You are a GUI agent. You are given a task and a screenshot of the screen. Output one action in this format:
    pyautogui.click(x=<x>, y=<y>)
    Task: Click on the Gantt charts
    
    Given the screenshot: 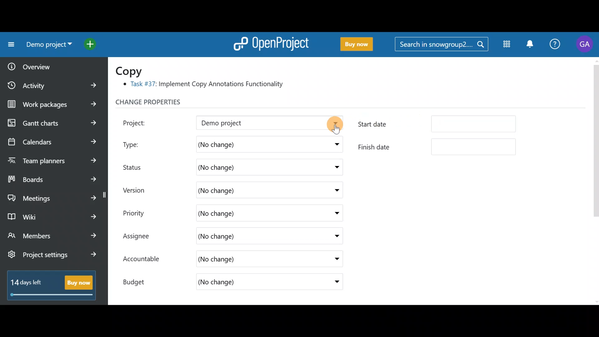 What is the action you would take?
    pyautogui.click(x=51, y=123)
    